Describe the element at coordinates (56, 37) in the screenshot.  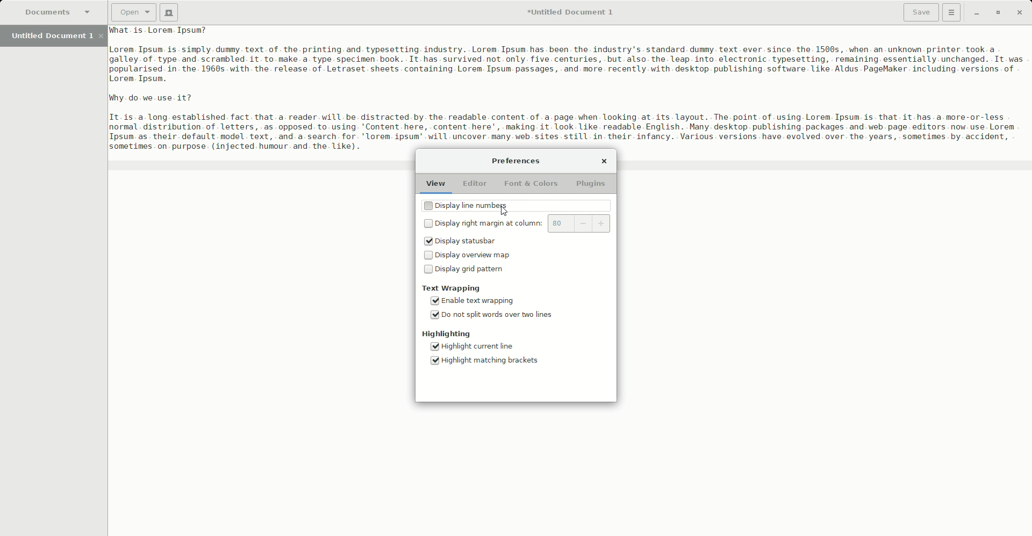
I see `Untitled Document 1` at that location.